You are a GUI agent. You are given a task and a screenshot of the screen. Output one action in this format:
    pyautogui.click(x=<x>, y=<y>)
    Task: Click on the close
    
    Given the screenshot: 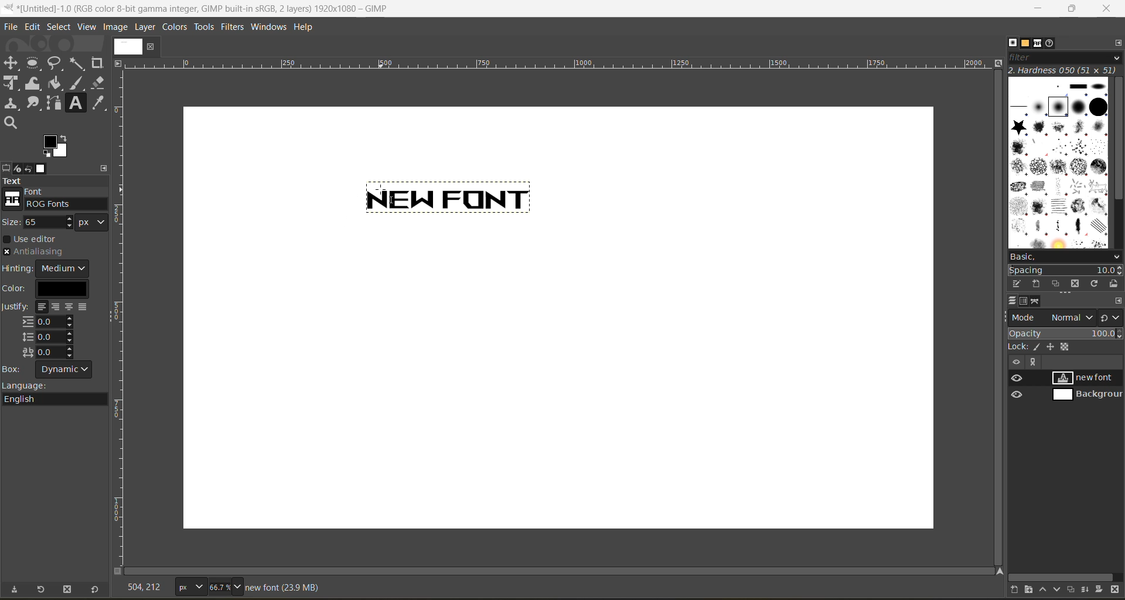 What is the action you would take?
    pyautogui.click(x=155, y=45)
    